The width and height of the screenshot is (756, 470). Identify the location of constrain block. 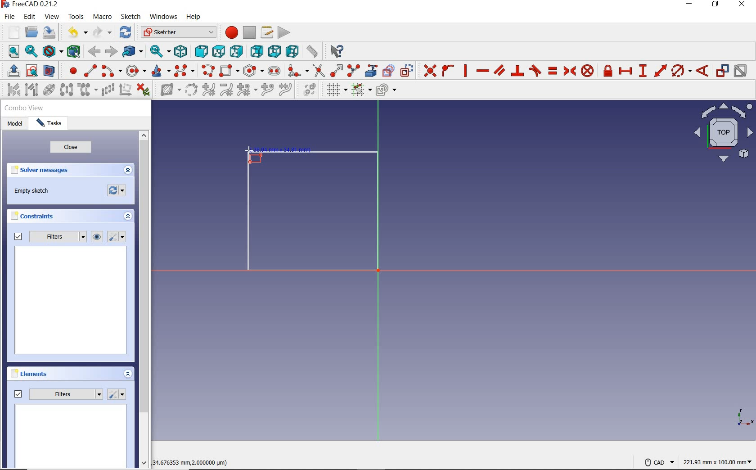
(588, 71).